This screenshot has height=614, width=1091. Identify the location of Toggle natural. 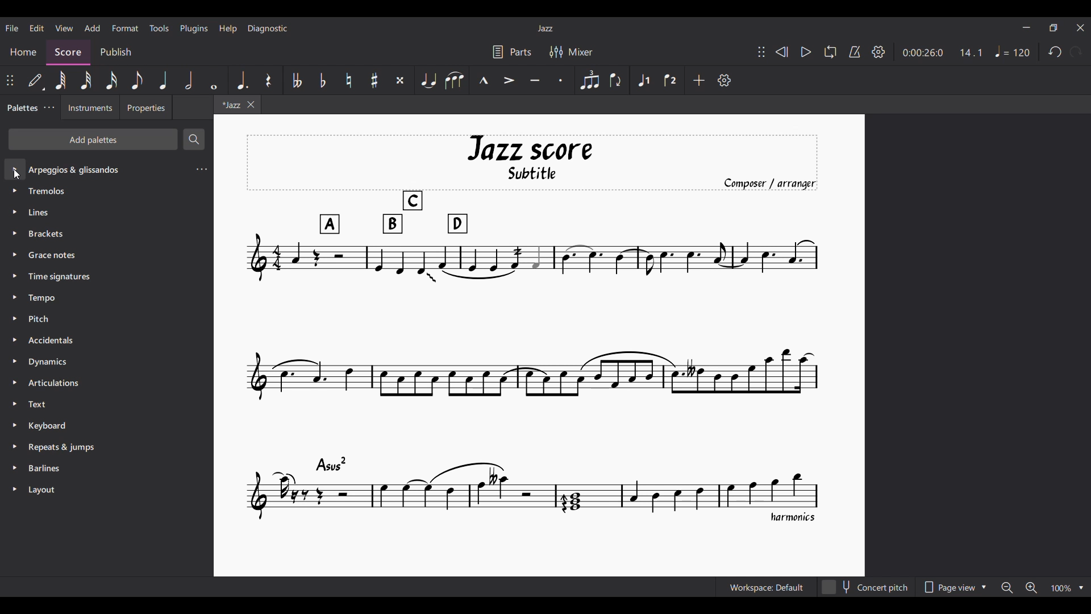
(349, 80).